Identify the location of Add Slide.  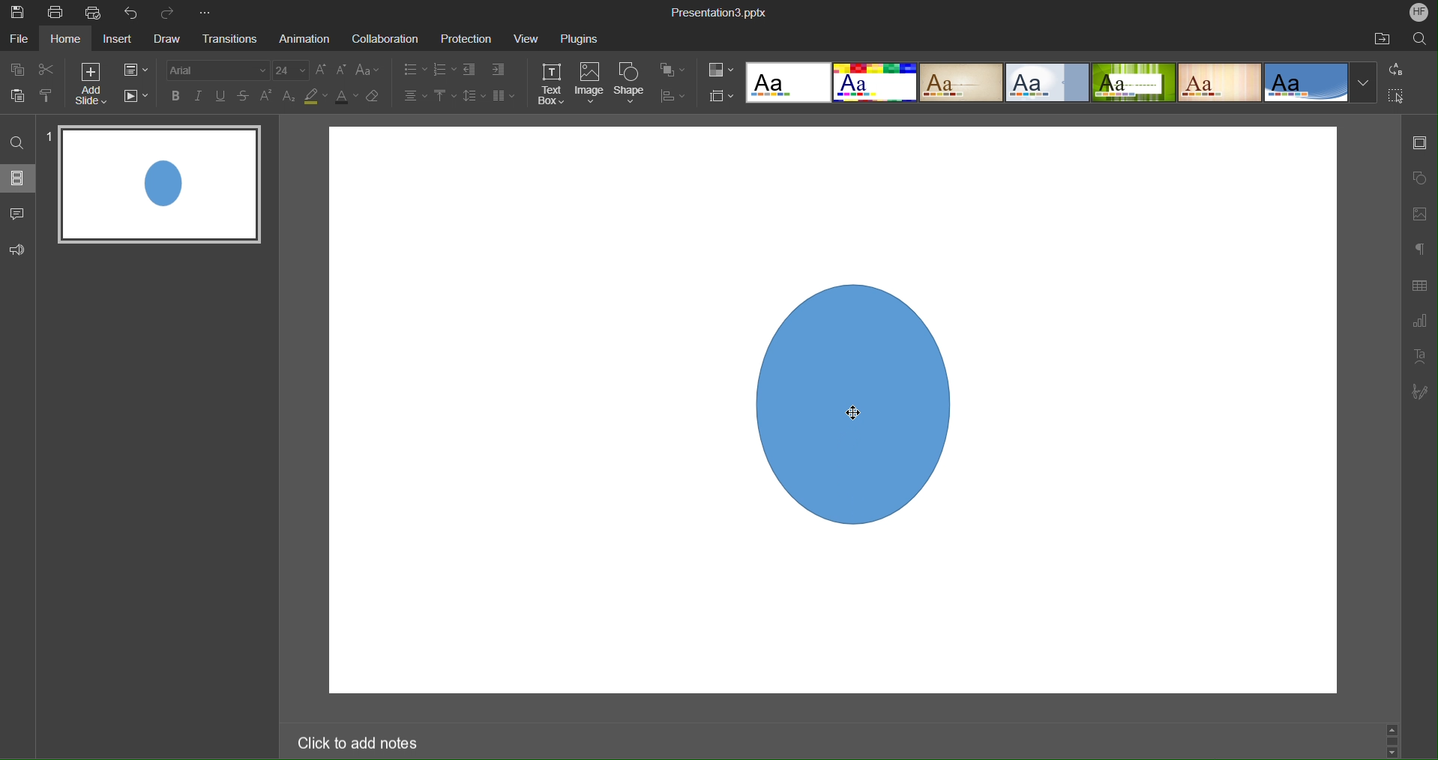
(92, 84).